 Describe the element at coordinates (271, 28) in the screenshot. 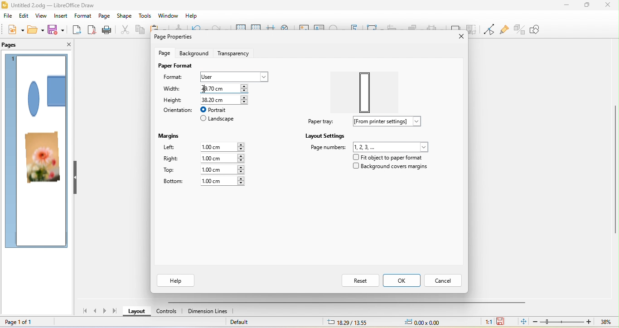

I see `helpline while moving` at that location.